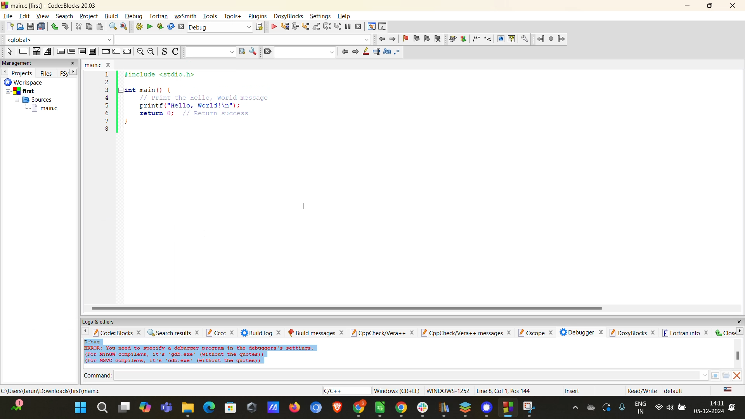 Image resolution: width=745 pixels, height=419 pixels. What do you see at coordinates (98, 376) in the screenshot?
I see `command` at bounding box center [98, 376].